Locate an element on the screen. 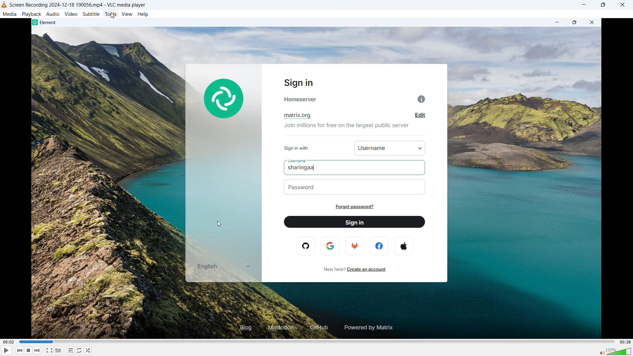 This screenshot has height=356, width=633. maximize is located at coordinates (603, 5).